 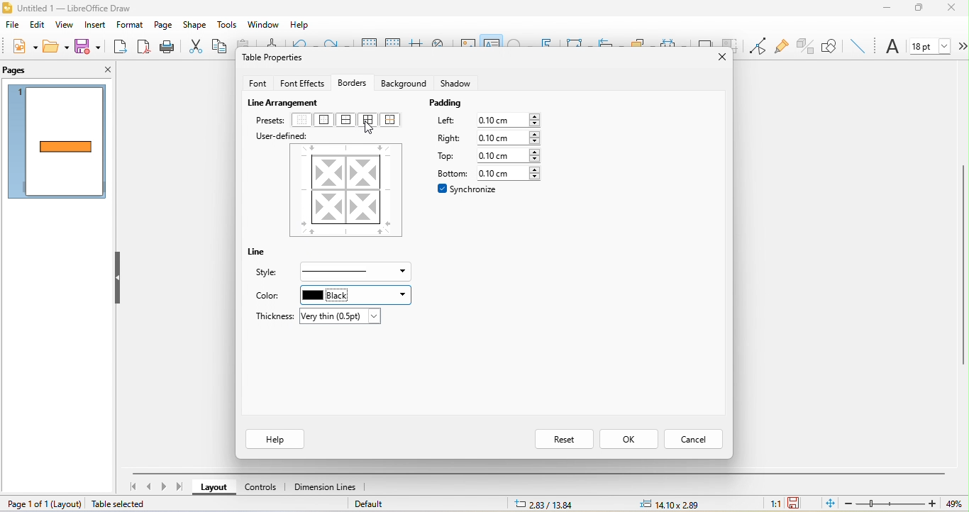 What do you see at coordinates (222, 47) in the screenshot?
I see `copy` at bounding box center [222, 47].